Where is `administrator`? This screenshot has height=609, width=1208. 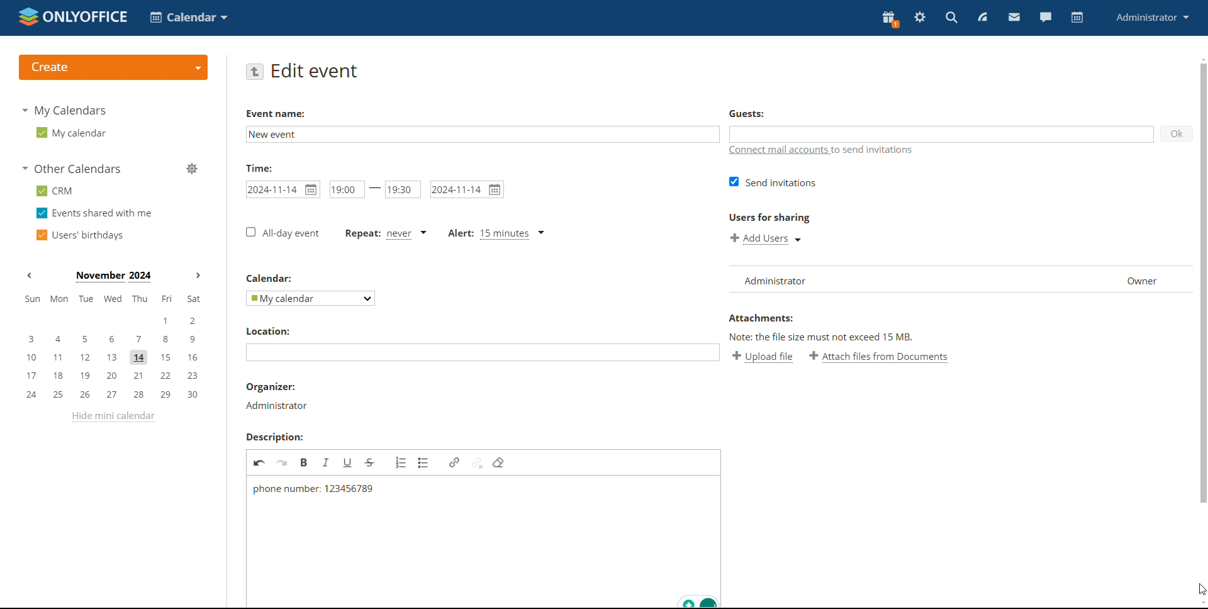 administrator is located at coordinates (277, 405).